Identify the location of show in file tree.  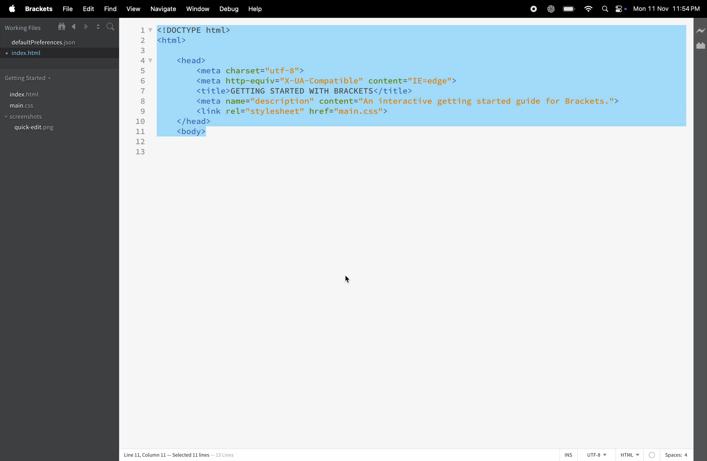
(60, 26).